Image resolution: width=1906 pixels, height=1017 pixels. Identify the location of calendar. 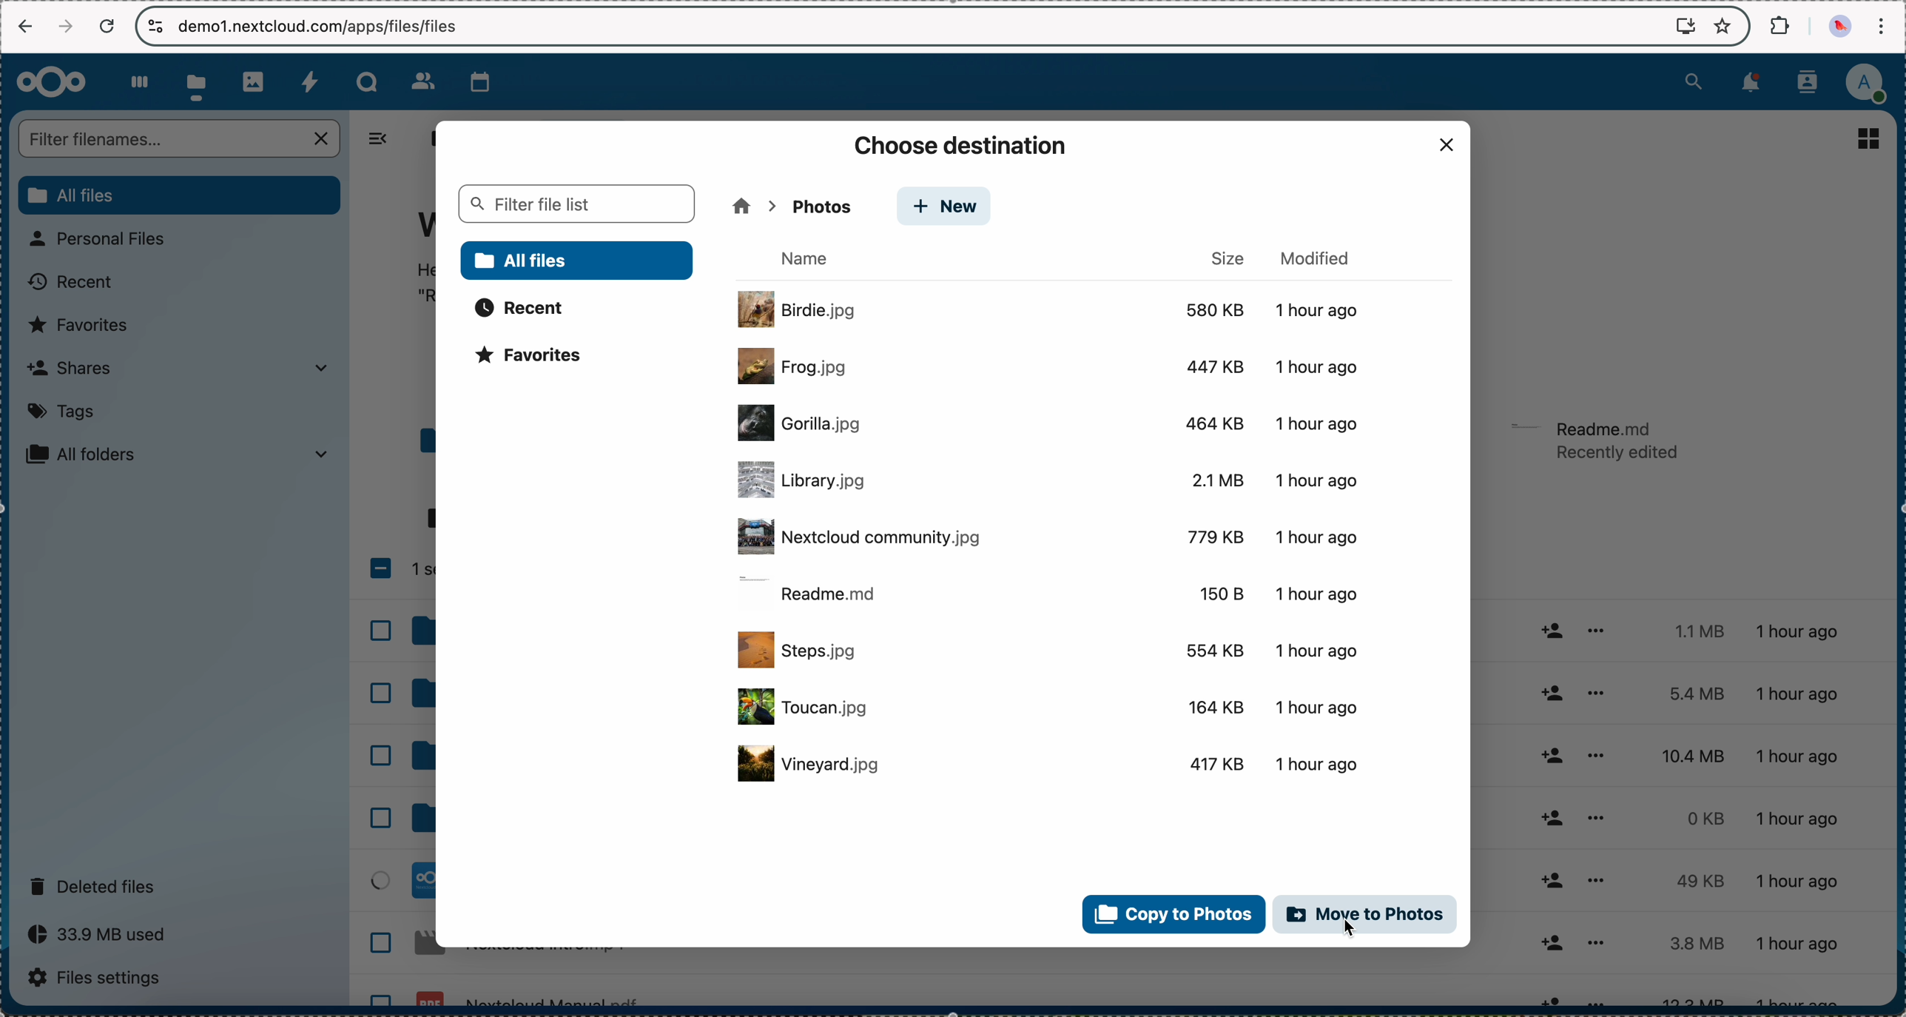
(474, 81).